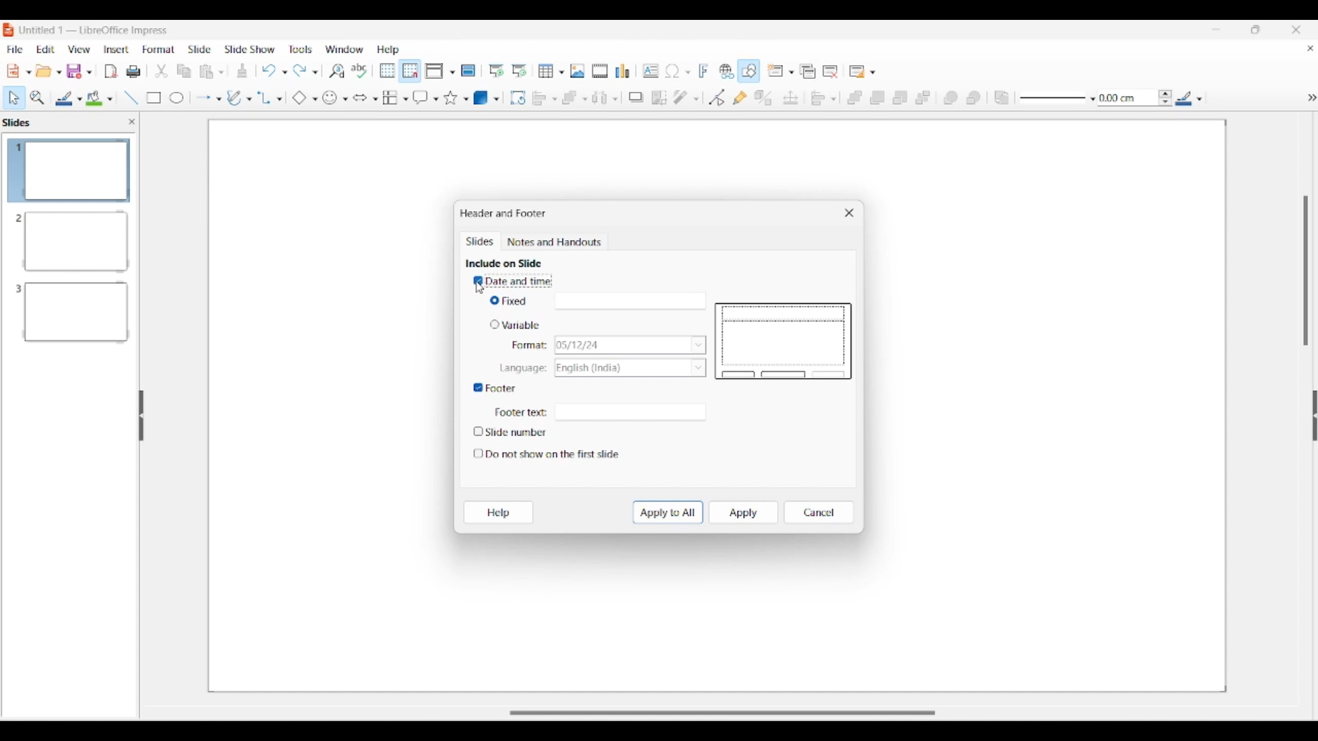  What do you see at coordinates (270, 98) in the screenshot?
I see `Connector options` at bounding box center [270, 98].